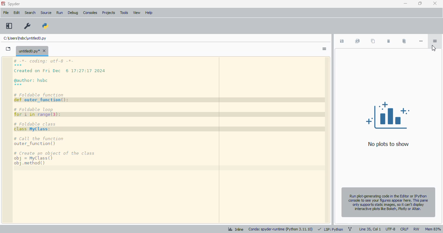  I want to click on LSP: python, so click(331, 229).